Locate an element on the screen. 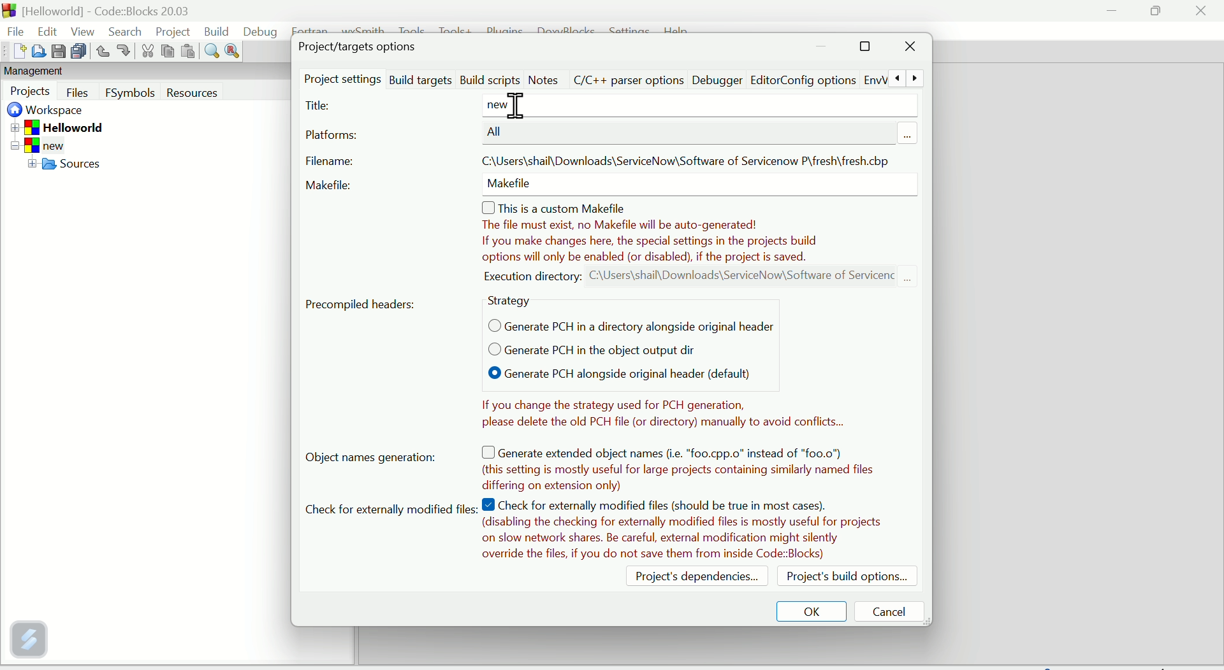 This screenshot has height=670, width=1224. F symbols is located at coordinates (131, 96).